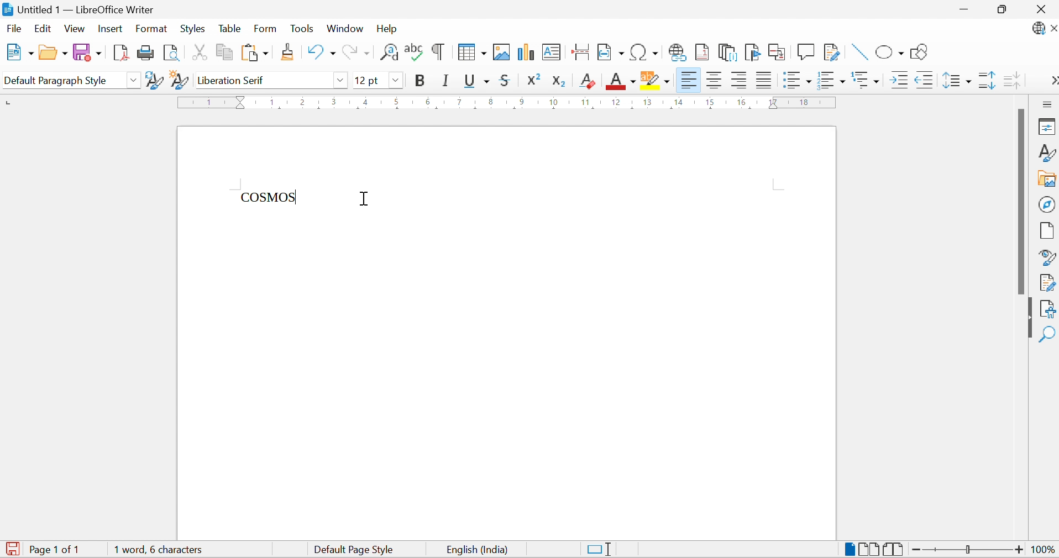  Describe the element at coordinates (1048, 257) in the screenshot. I see `Style Inspector` at that location.